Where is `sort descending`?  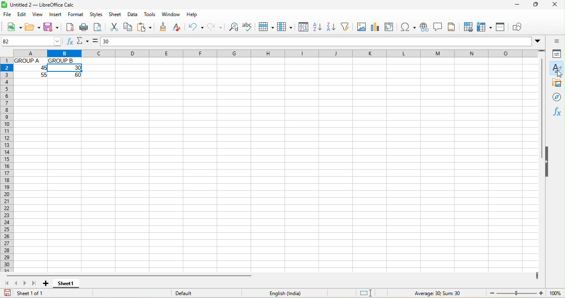 sort descending is located at coordinates (333, 26).